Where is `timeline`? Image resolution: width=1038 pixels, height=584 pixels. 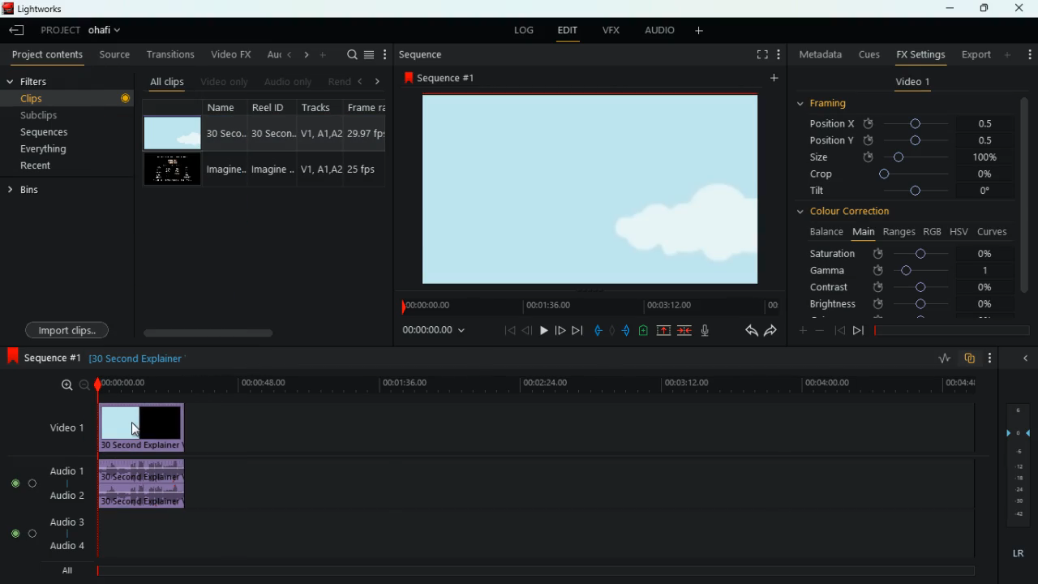
timeline is located at coordinates (949, 328).